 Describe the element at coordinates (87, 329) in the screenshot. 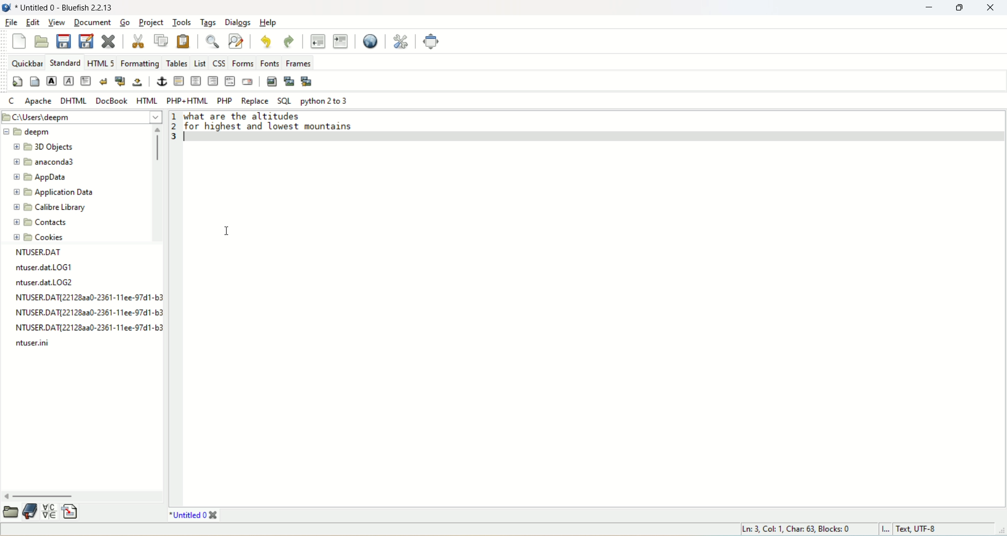

I see `NTUSER.DAT{22128aa0-2361-11ee-97d1-b3` at that location.